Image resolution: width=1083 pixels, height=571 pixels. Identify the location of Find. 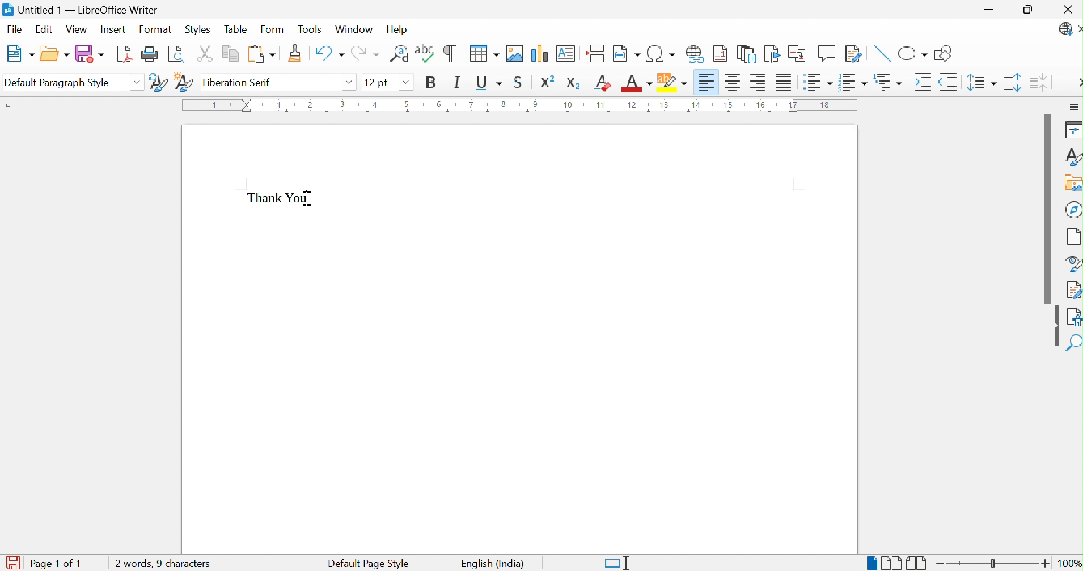
(1074, 344).